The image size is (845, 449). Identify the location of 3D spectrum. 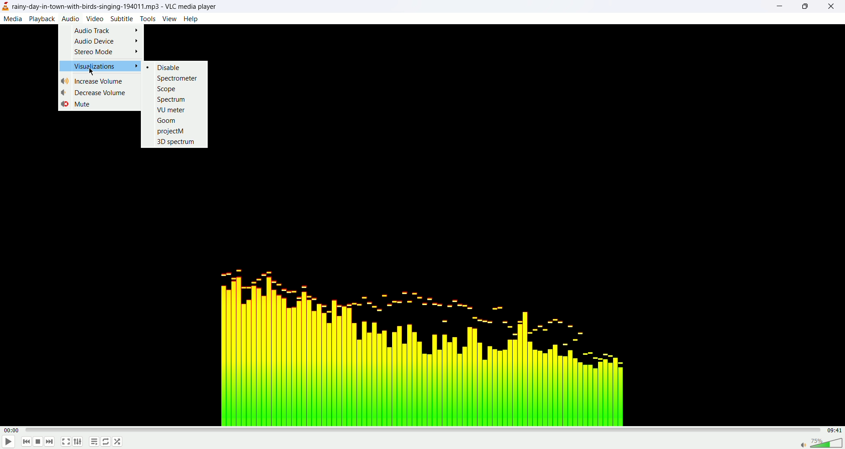
(176, 142).